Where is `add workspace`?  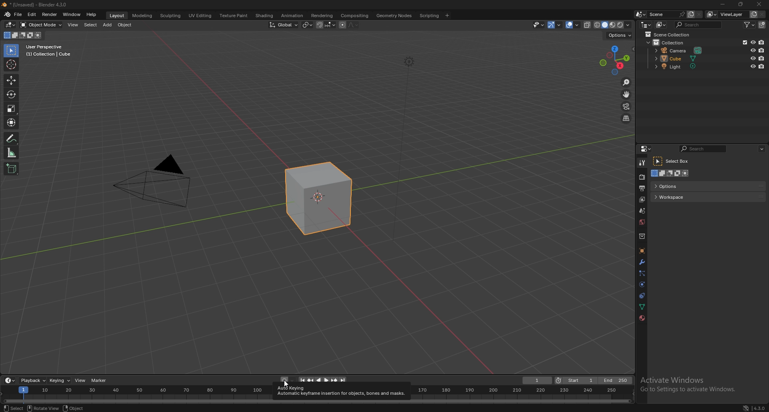
add workspace is located at coordinates (448, 15).